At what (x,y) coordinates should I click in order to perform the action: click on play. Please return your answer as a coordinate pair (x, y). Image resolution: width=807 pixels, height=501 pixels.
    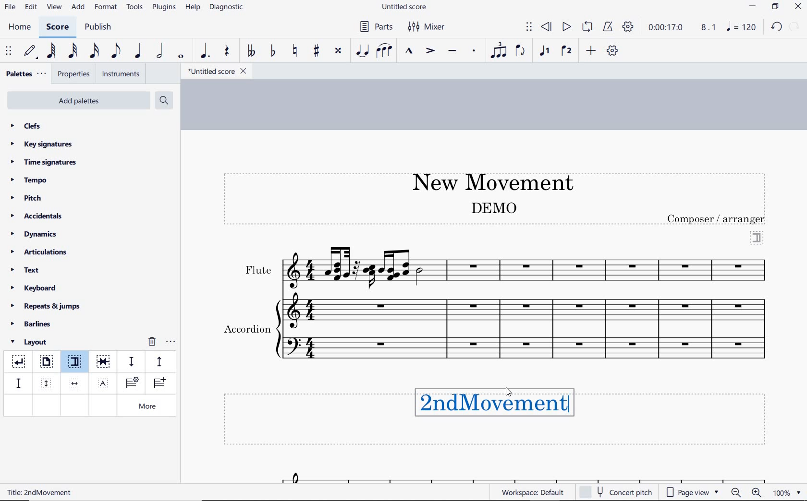
    Looking at the image, I should click on (565, 28).